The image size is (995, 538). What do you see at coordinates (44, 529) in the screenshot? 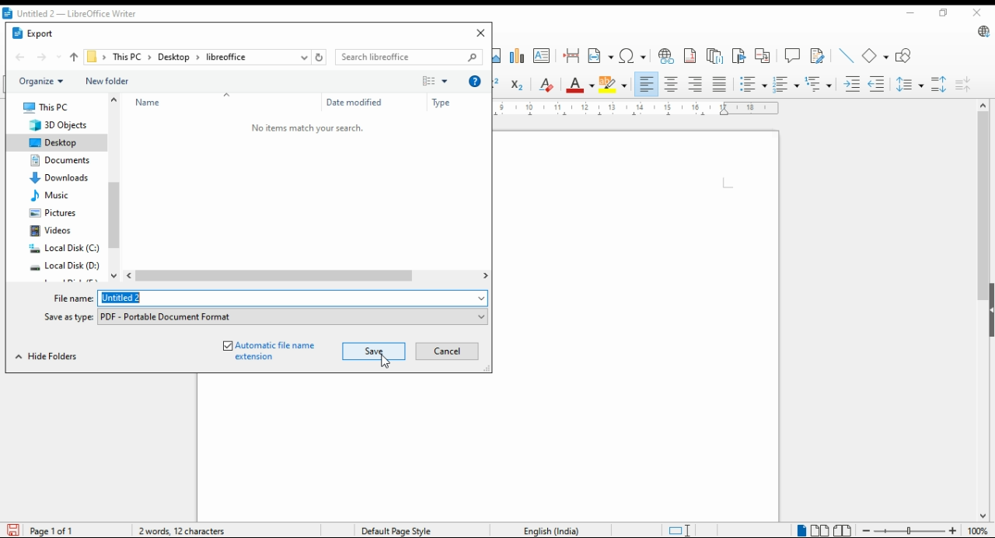
I see `page information` at bounding box center [44, 529].